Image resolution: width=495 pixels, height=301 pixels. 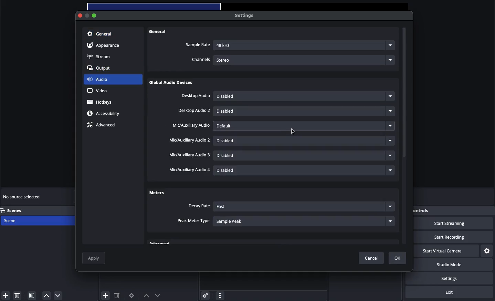 I want to click on Move up, so click(x=146, y=295).